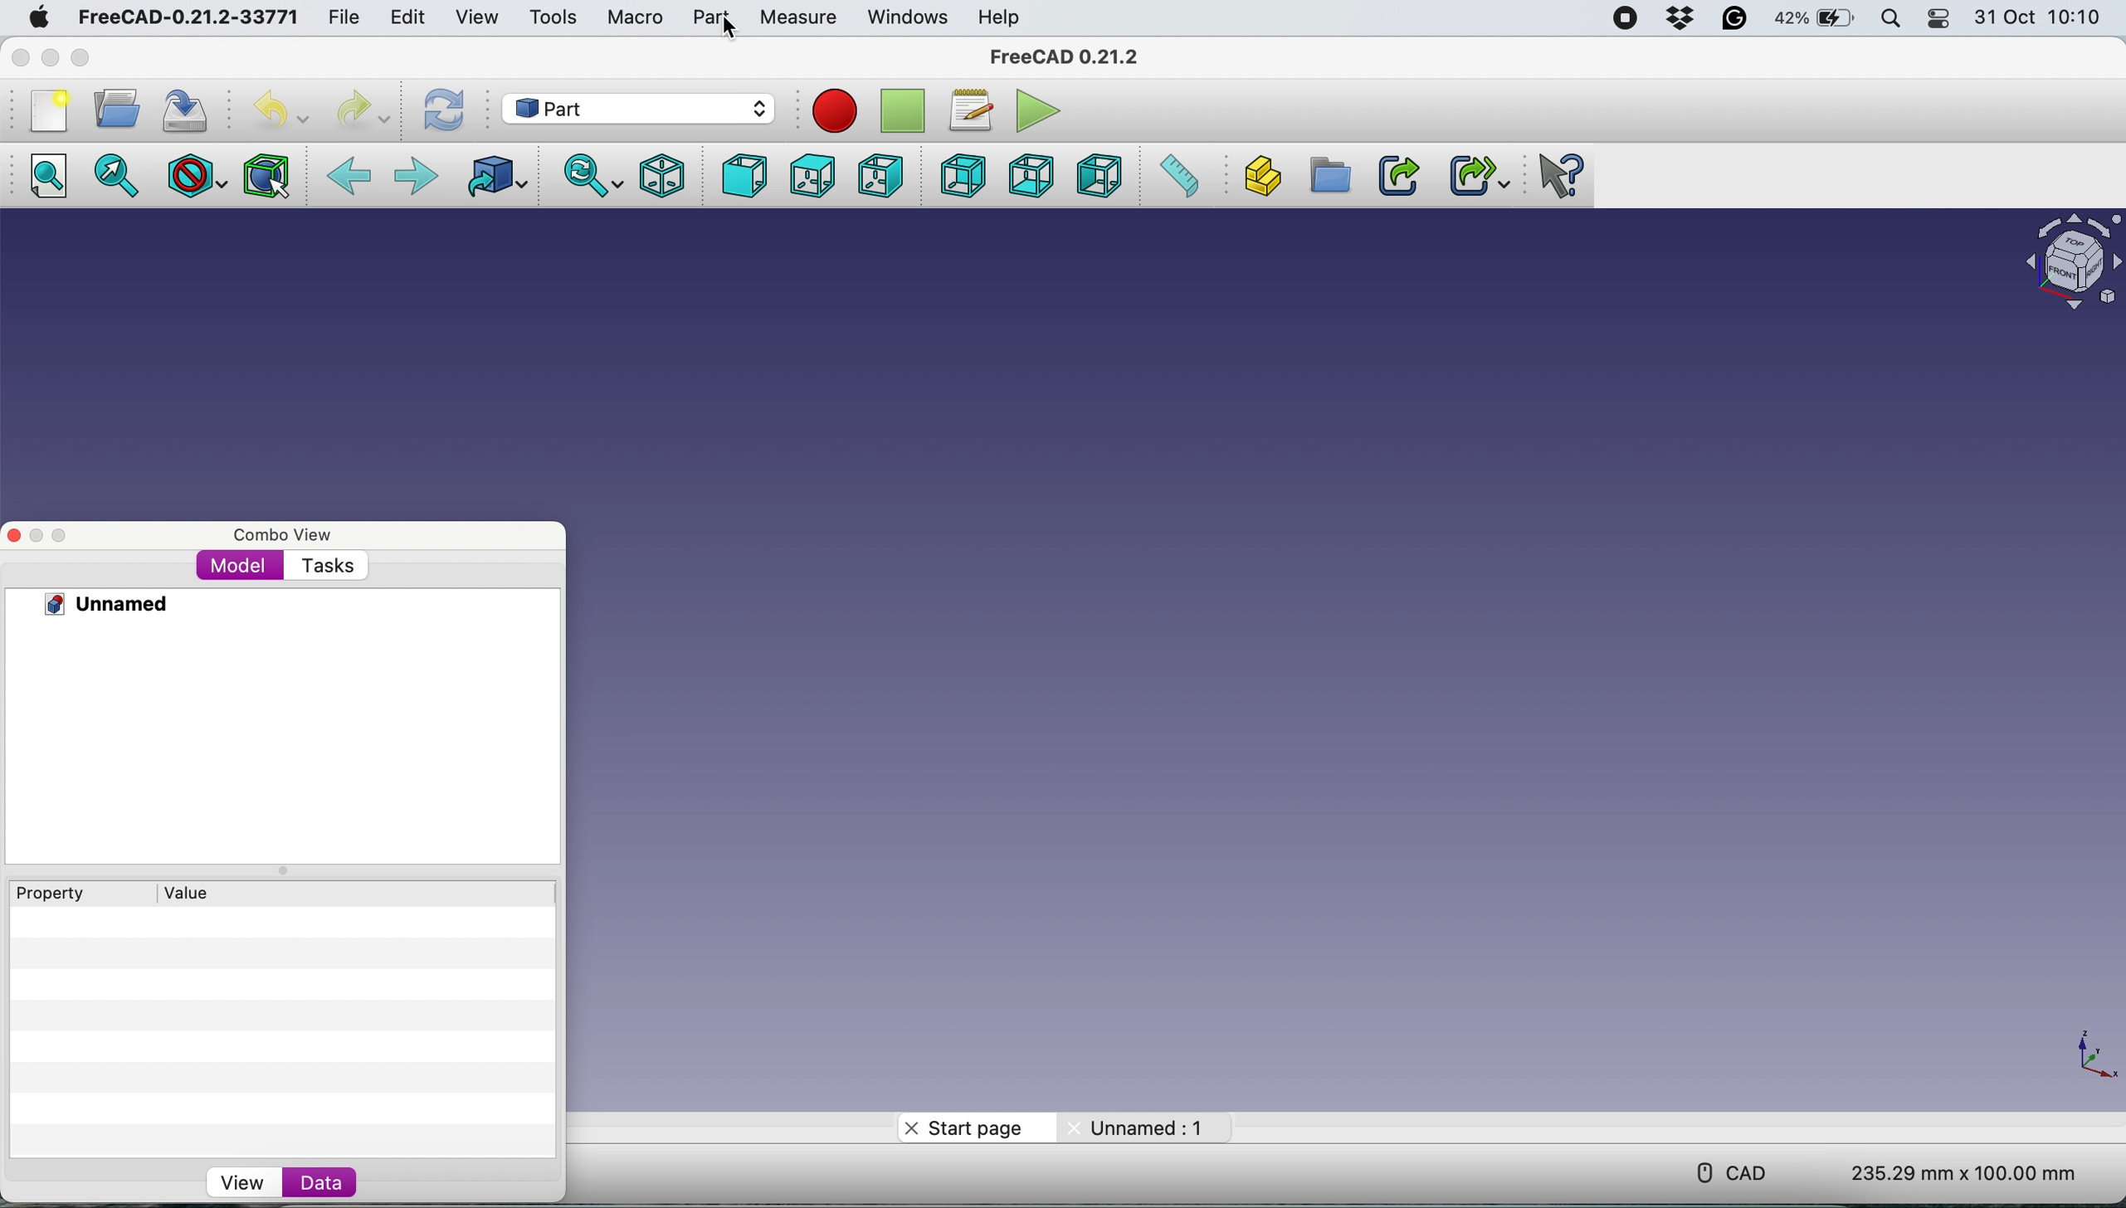 The image size is (2126, 1208). I want to click on Start Page, so click(972, 1127).